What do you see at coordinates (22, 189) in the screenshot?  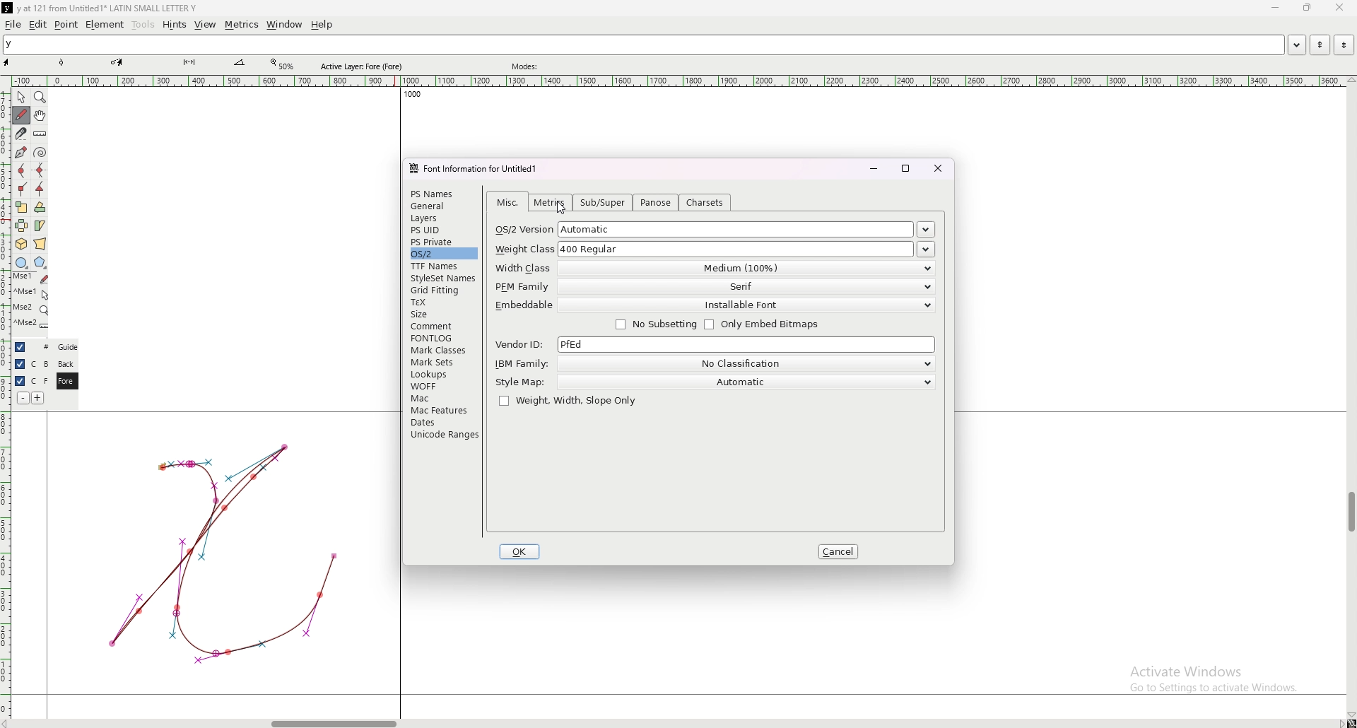 I see `add a corner point` at bounding box center [22, 189].